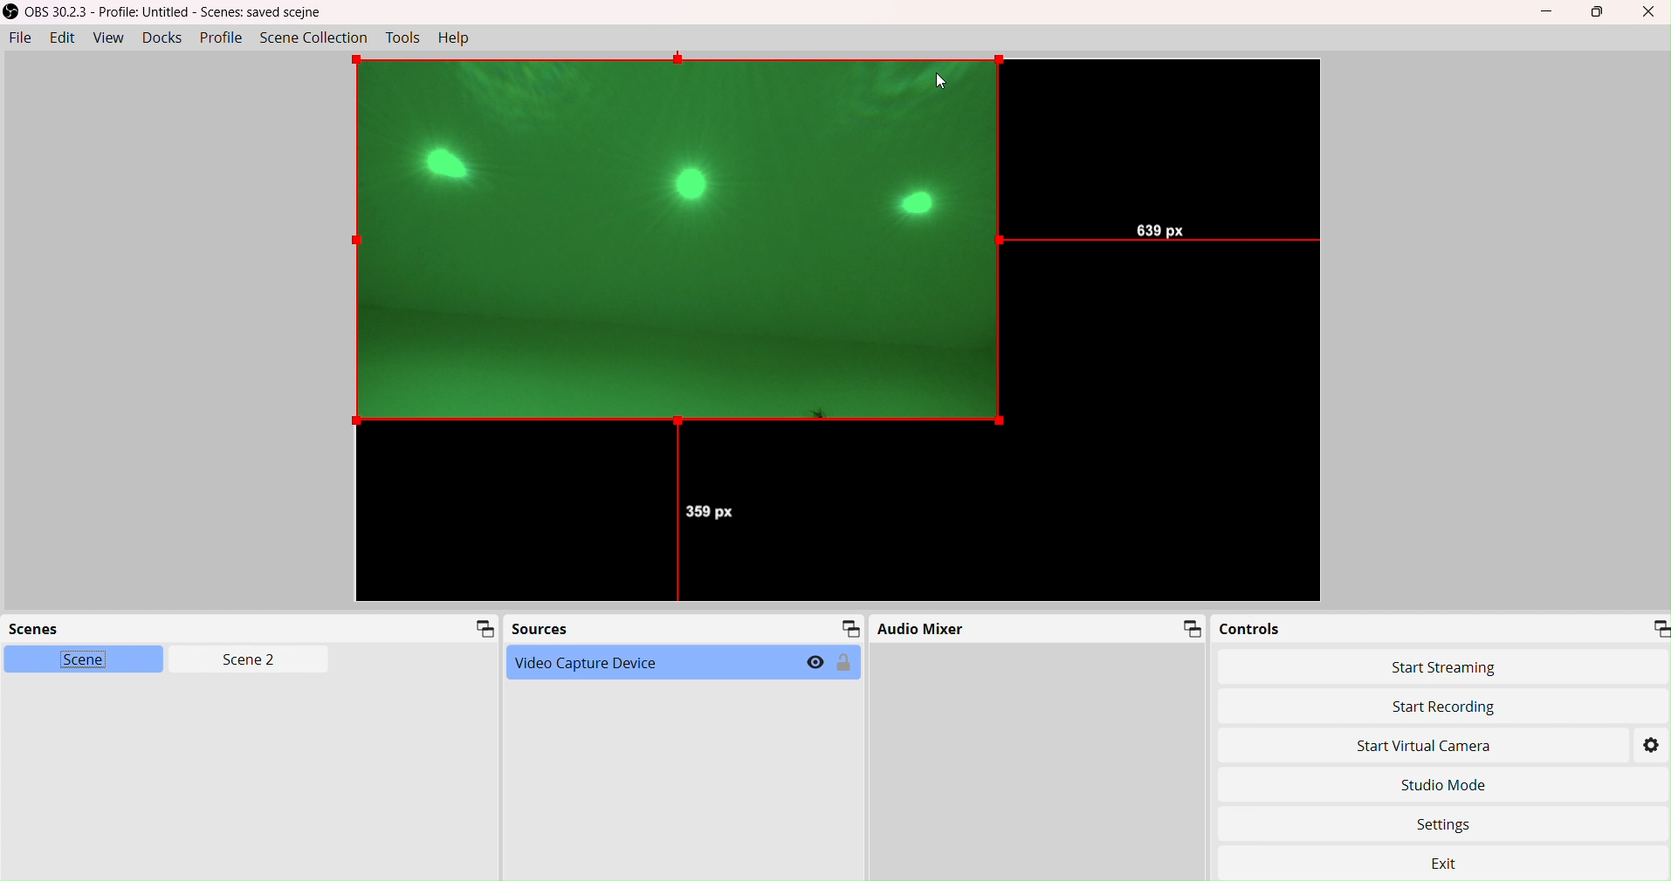 This screenshot has width=1671, height=881. Describe the element at coordinates (716, 515) in the screenshot. I see `359 px` at that location.